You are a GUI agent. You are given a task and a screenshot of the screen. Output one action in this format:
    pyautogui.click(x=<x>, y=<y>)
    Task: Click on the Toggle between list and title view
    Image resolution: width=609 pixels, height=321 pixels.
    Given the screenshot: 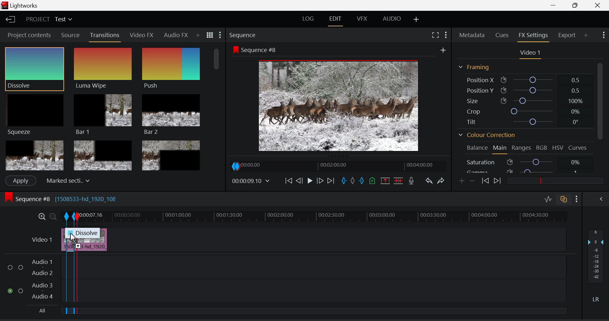 What is the action you would take?
    pyautogui.click(x=210, y=35)
    